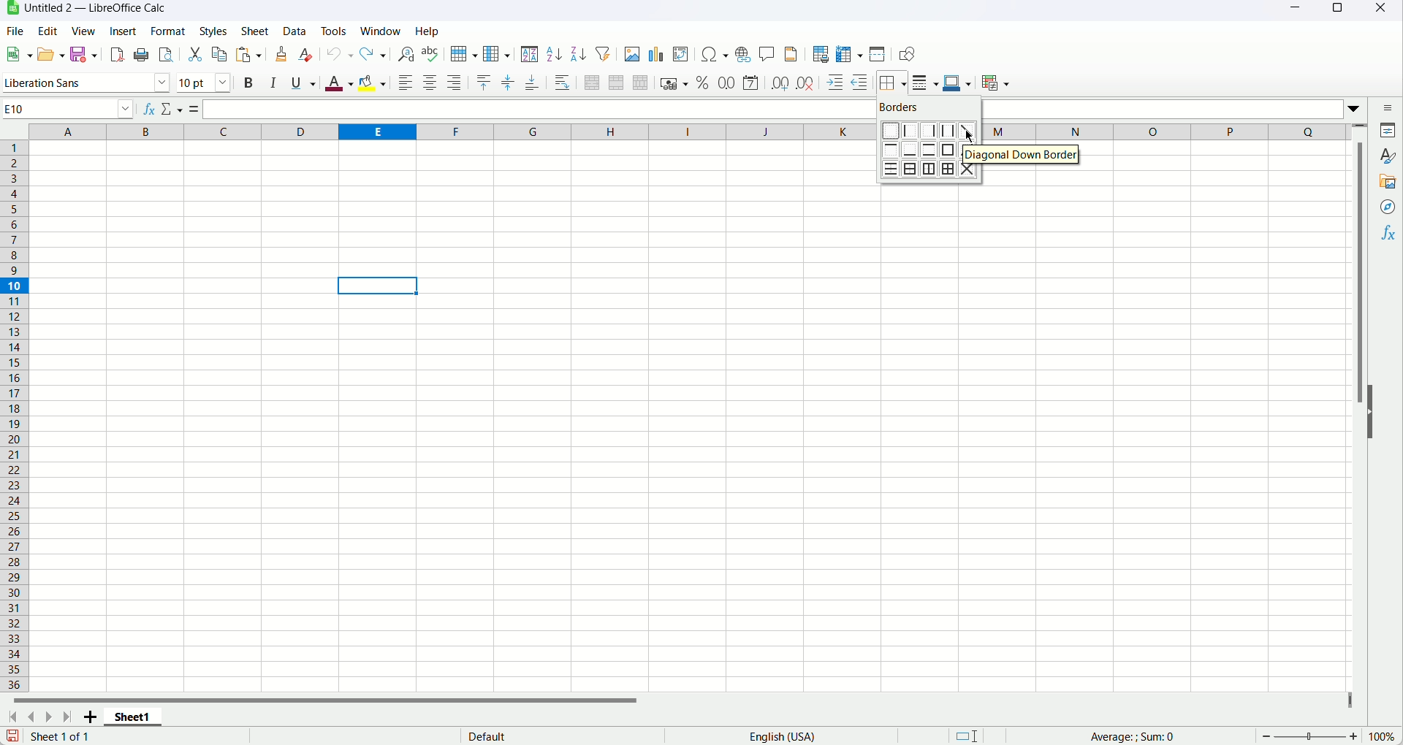 This screenshot has height=745, width=1403. I want to click on Insert or edit pivot table, so click(681, 55).